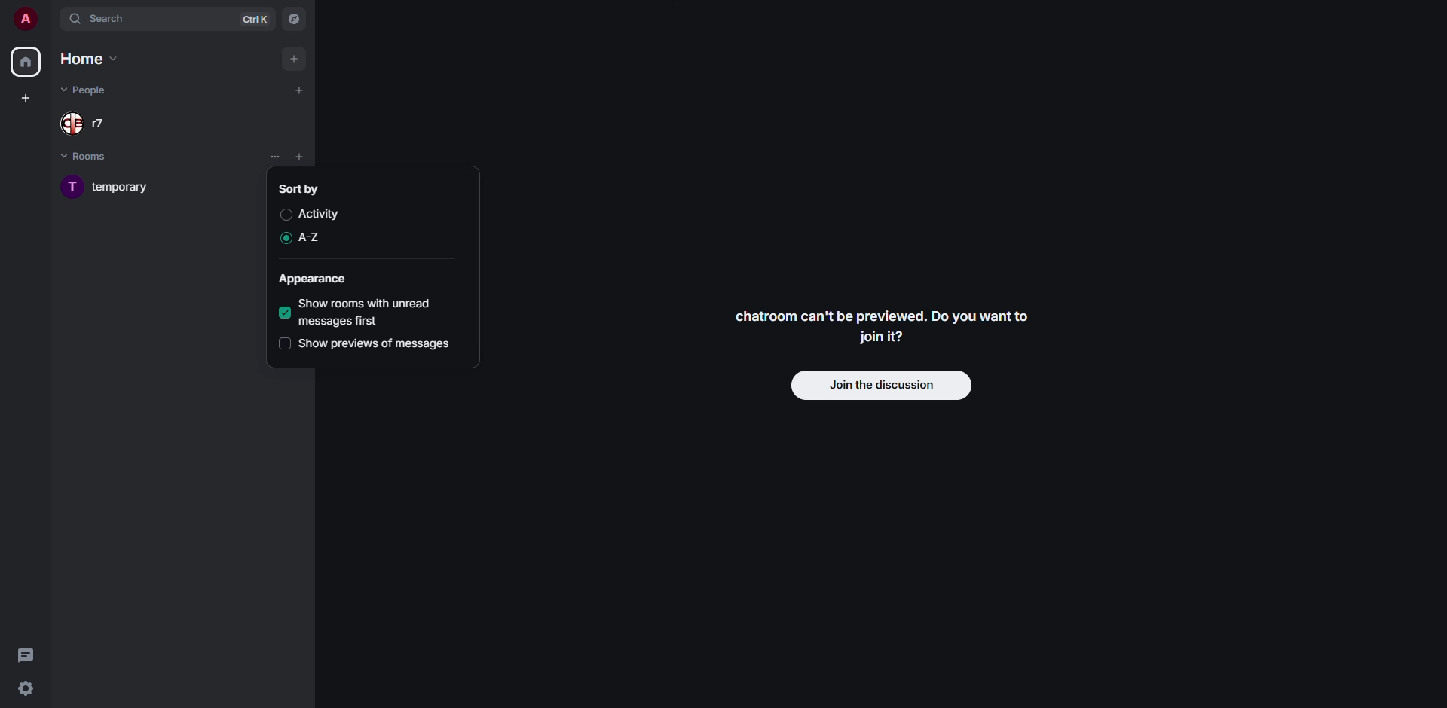 The image size is (1447, 708). Describe the element at coordinates (883, 384) in the screenshot. I see `join discussion` at that location.